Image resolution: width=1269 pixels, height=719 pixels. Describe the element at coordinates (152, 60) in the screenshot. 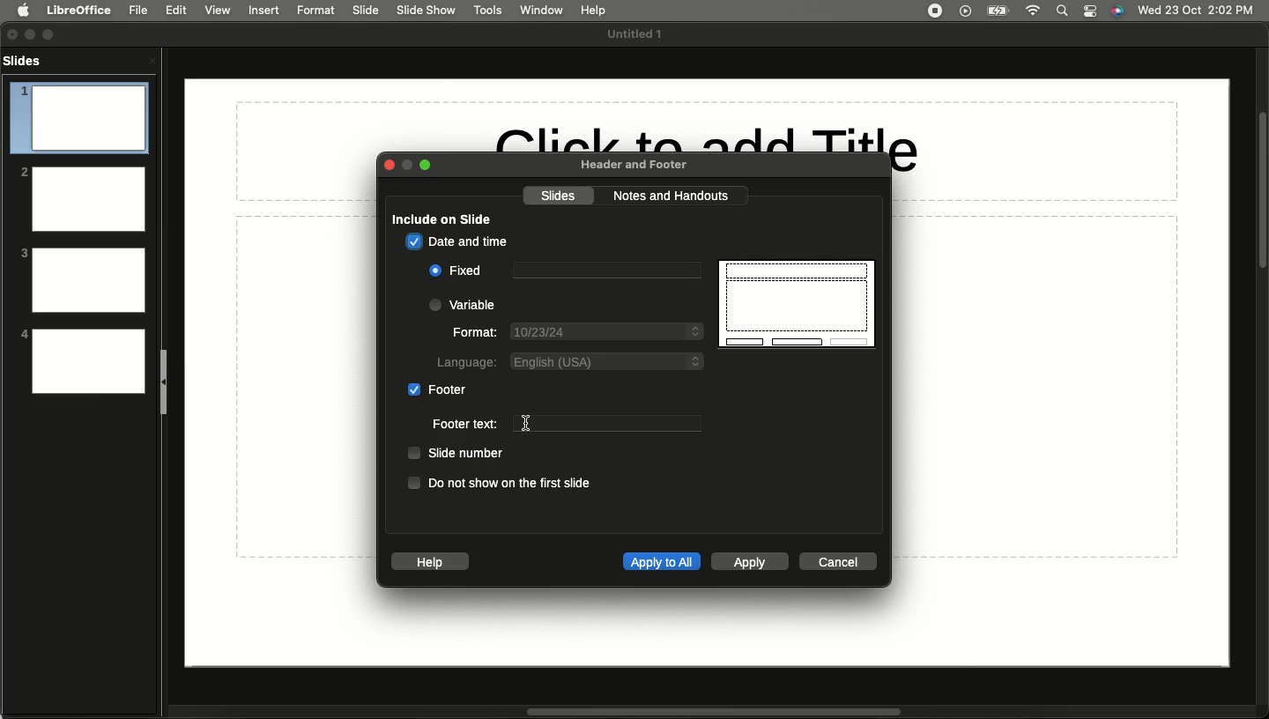

I see `Close` at that location.